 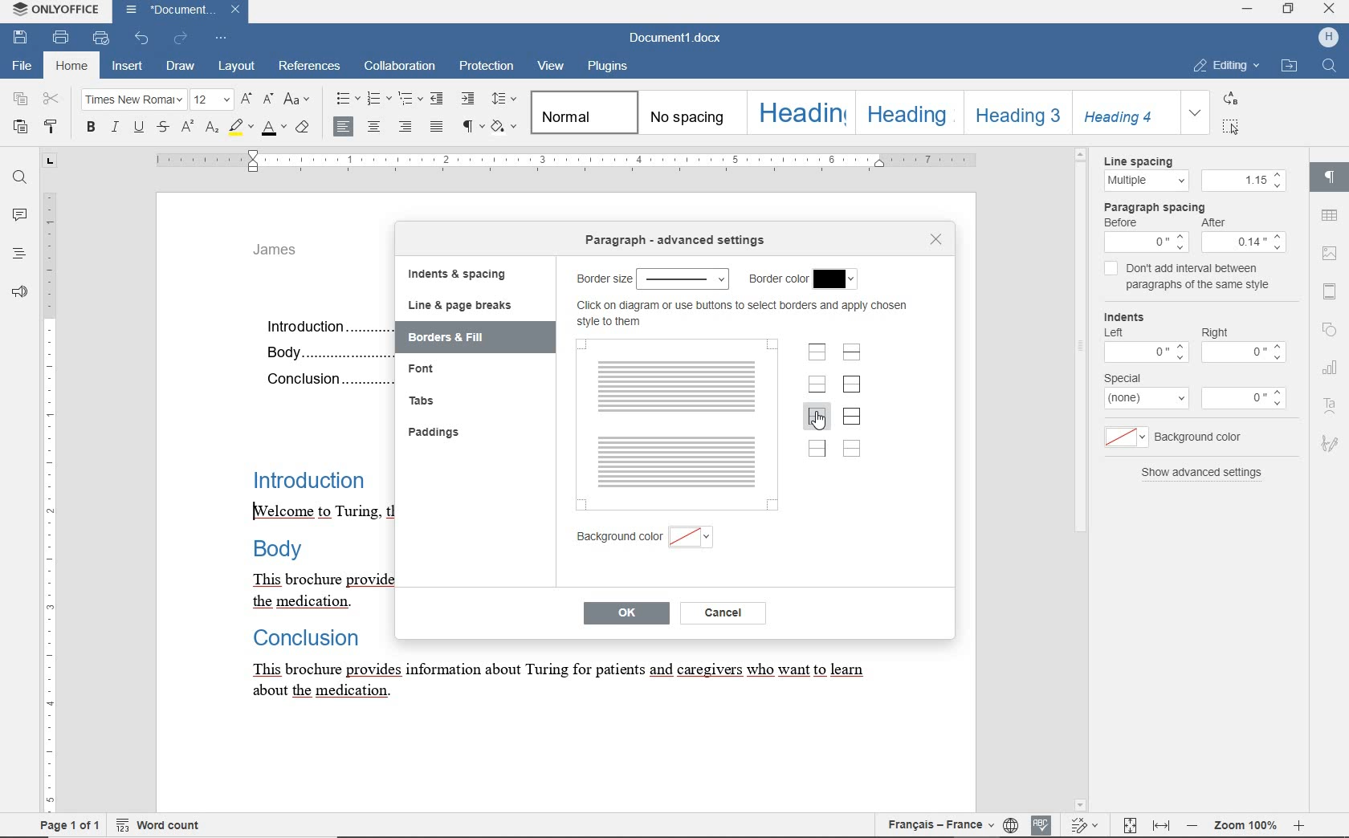 I want to click on document name, so click(x=181, y=12).